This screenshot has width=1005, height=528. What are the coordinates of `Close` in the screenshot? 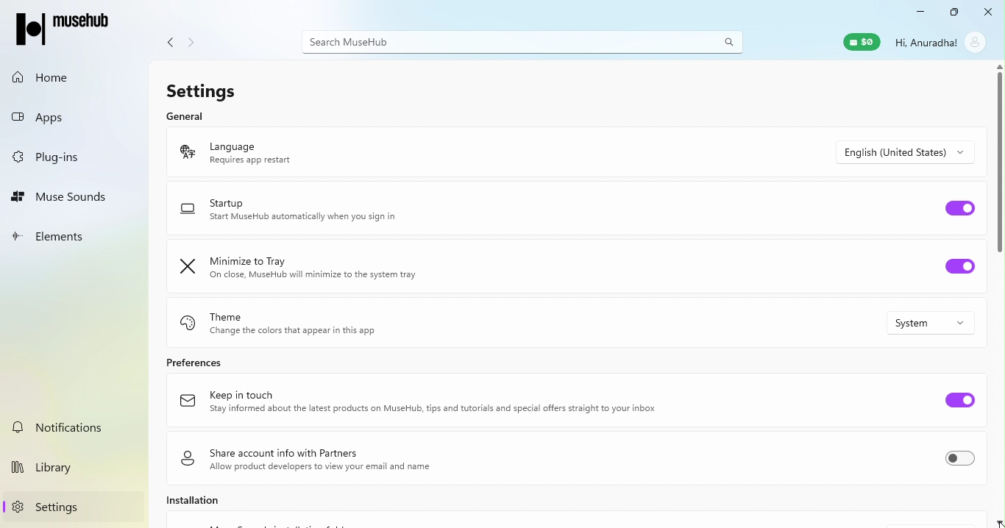 It's located at (985, 13).